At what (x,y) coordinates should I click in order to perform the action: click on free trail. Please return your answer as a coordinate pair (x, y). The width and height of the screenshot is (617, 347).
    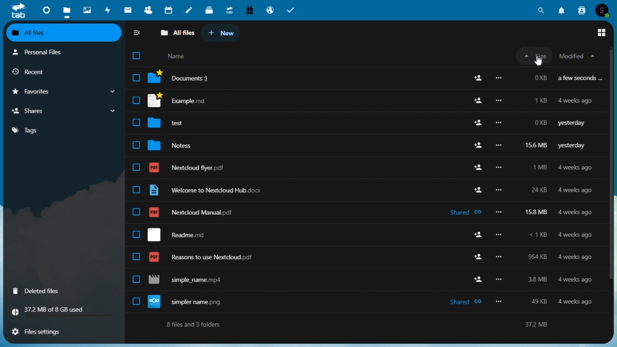
    Looking at the image, I should click on (249, 10).